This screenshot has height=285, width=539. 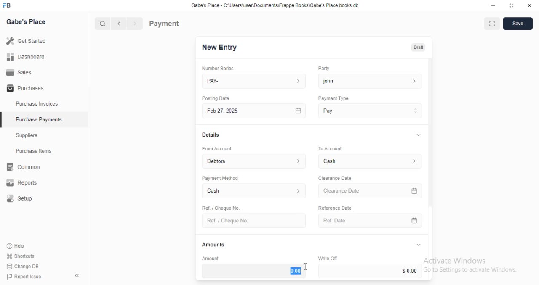 I want to click on Change DB, so click(x=22, y=266).